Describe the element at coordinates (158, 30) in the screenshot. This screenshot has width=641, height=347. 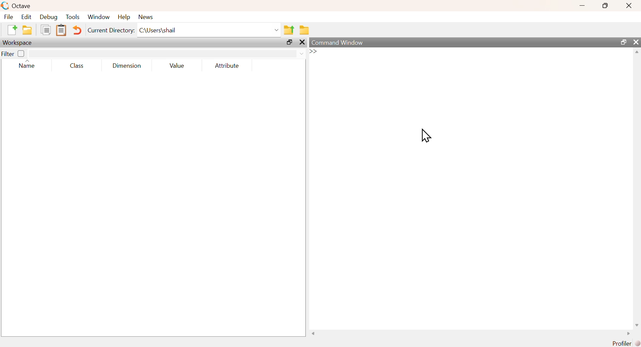
I see `C:\Users\shail` at that location.